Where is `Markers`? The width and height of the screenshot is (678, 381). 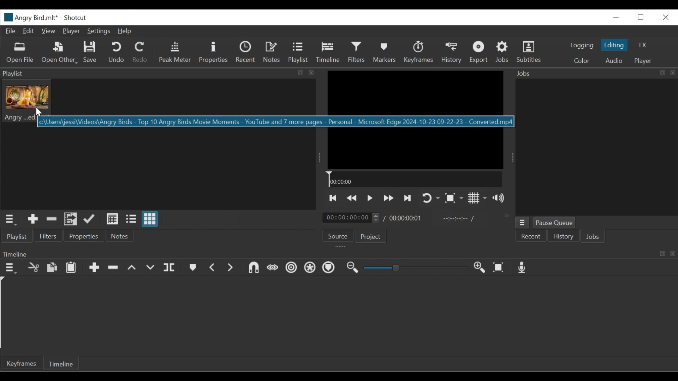 Markers is located at coordinates (385, 52).